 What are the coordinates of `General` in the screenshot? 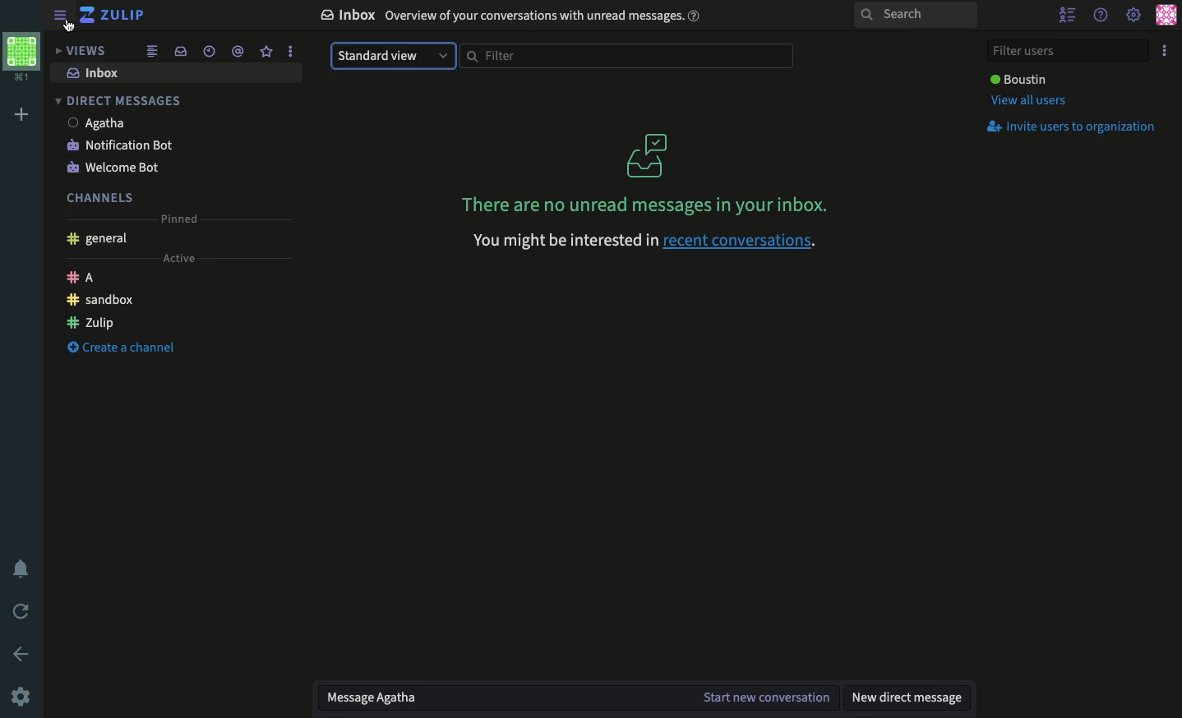 It's located at (98, 240).